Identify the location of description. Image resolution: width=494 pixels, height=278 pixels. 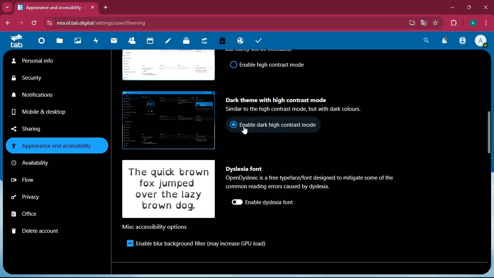
(313, 182).